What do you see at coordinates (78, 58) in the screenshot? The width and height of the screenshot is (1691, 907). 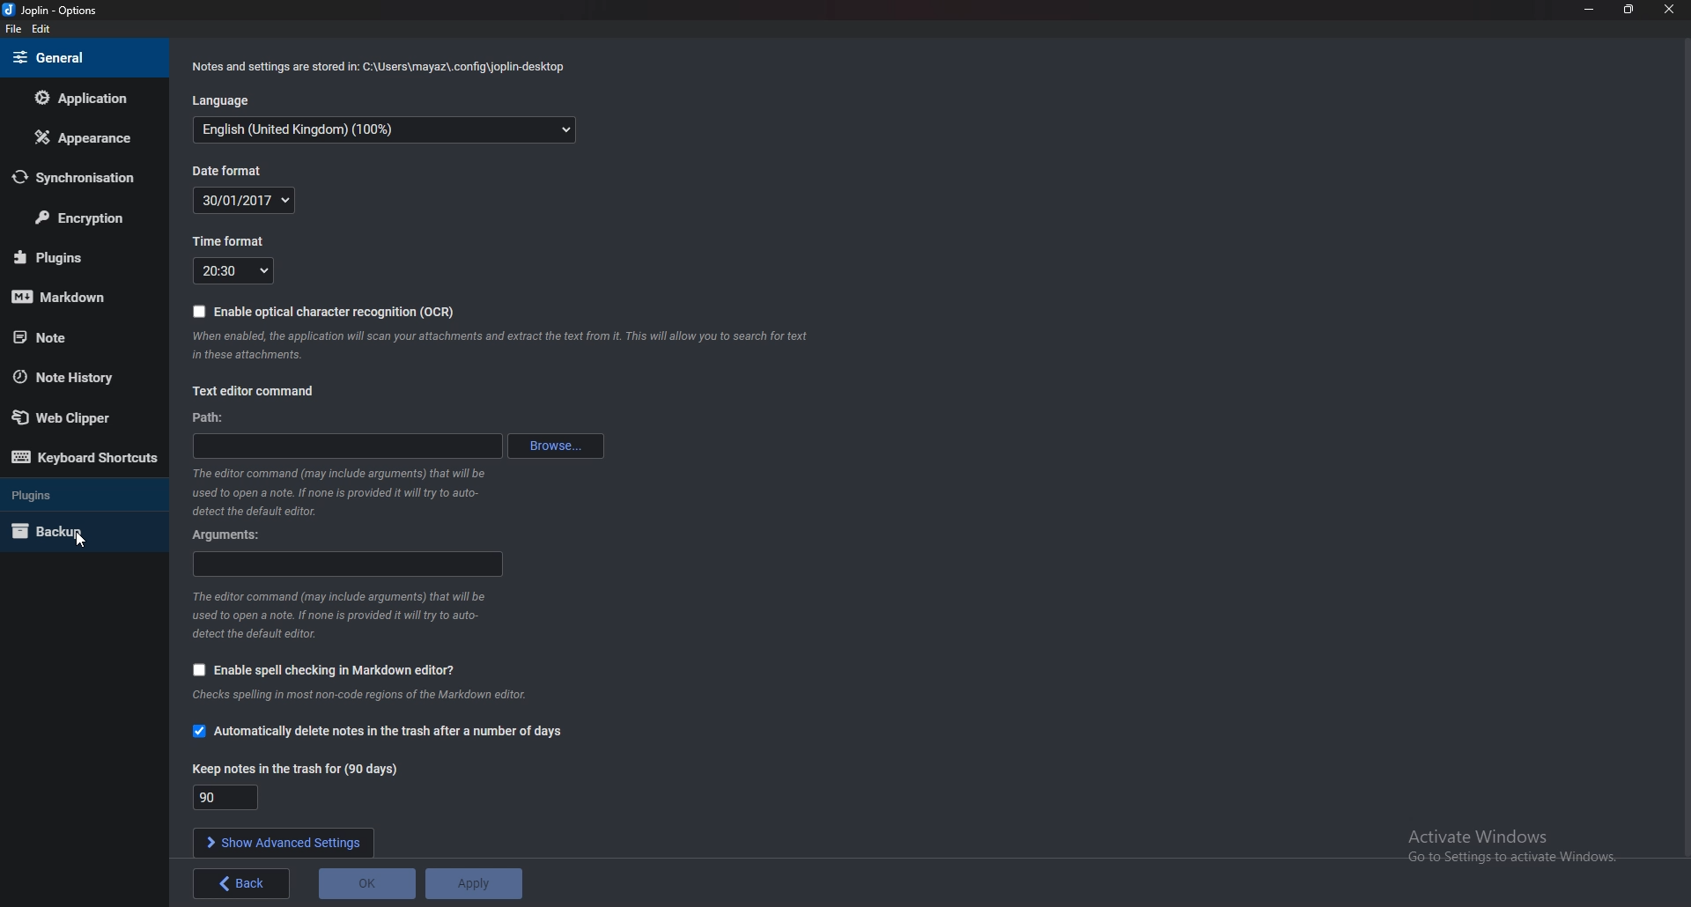 I see `General` at bounding box center [78, 58].